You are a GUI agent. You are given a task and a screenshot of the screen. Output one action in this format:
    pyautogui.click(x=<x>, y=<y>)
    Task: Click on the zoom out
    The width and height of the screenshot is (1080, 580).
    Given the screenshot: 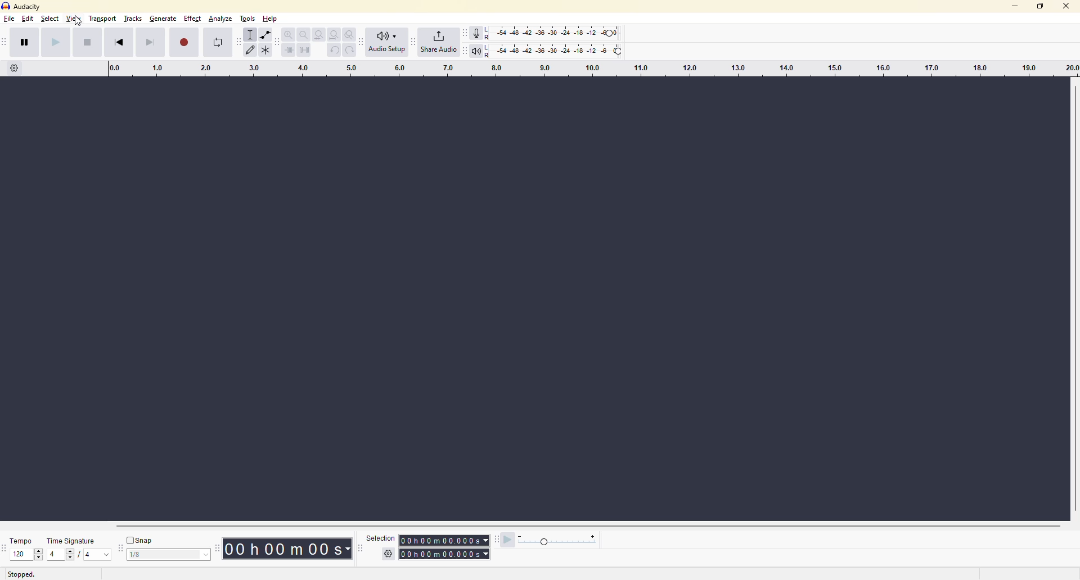 What is the action you would take?
    pyautogui.click(x=304, y=34)
    